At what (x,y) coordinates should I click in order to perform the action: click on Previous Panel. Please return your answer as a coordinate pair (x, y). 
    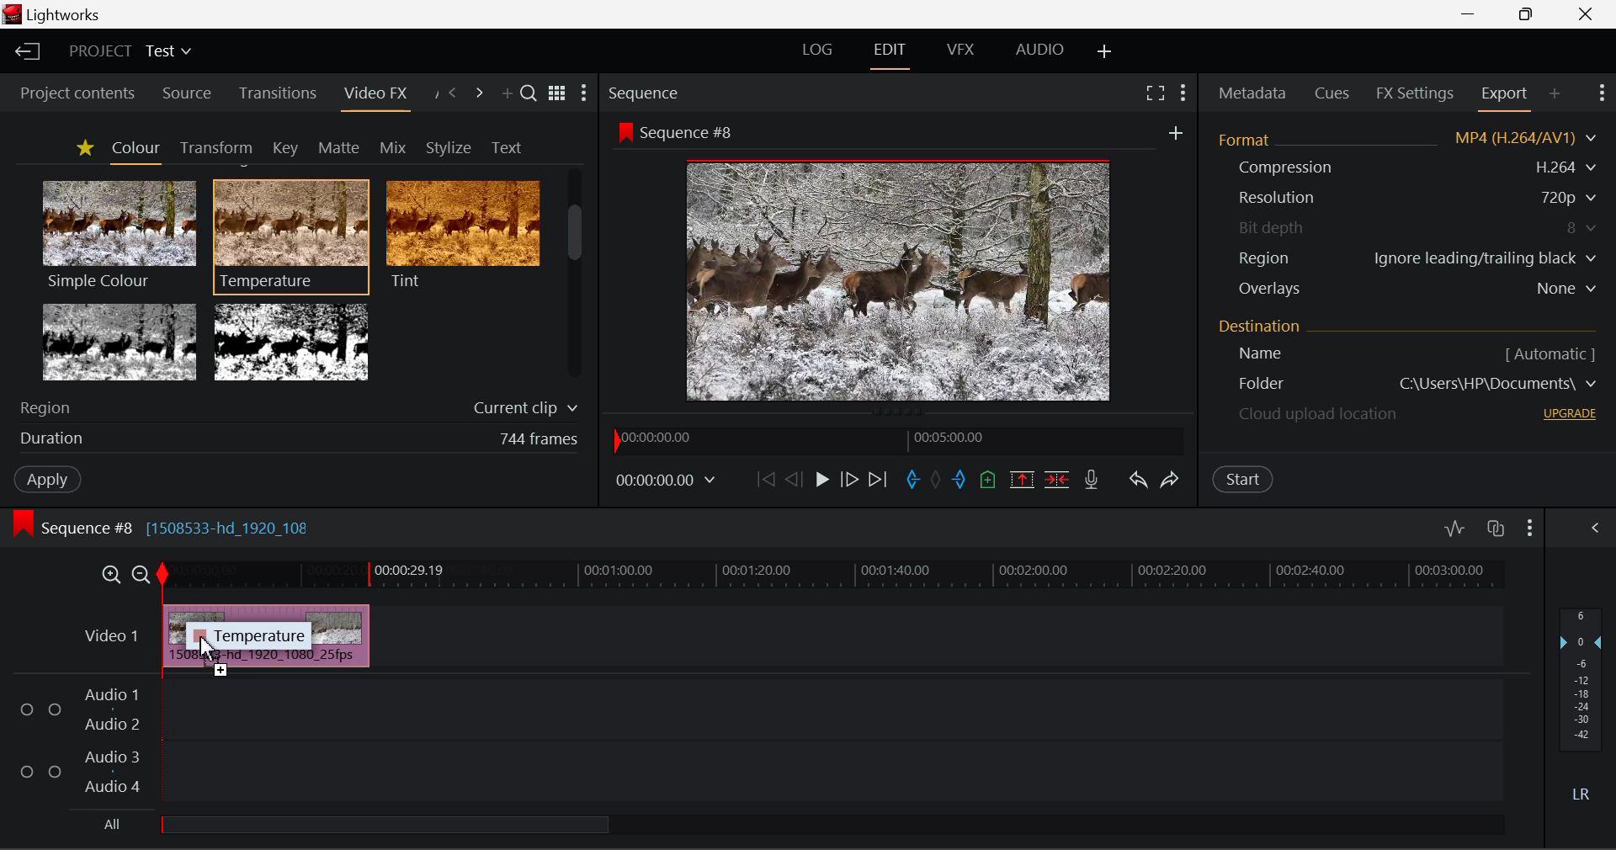
    Looking at the image, I should click on (454, 95).